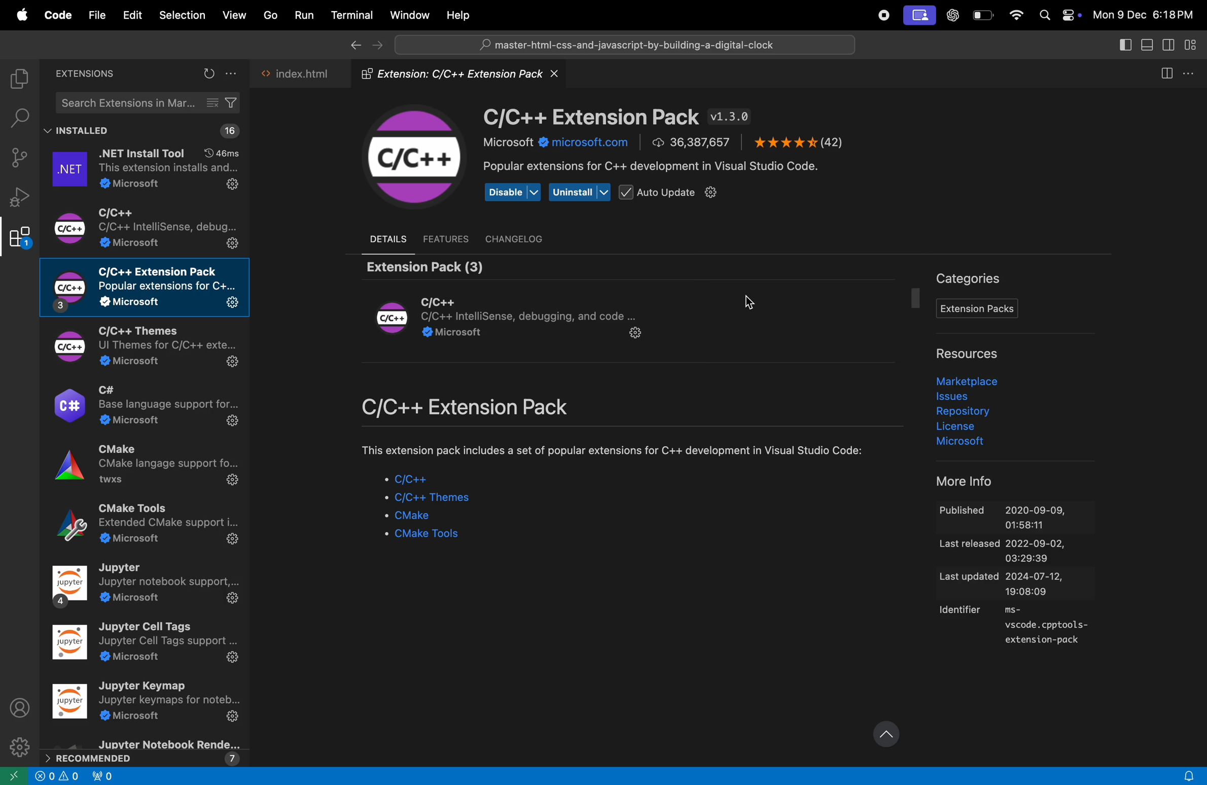 This screenshot has width=1207, height=785. What do you see at coordinates (271, 15) in the screenshot?
I see `Go` at bounding box center [271, 15].